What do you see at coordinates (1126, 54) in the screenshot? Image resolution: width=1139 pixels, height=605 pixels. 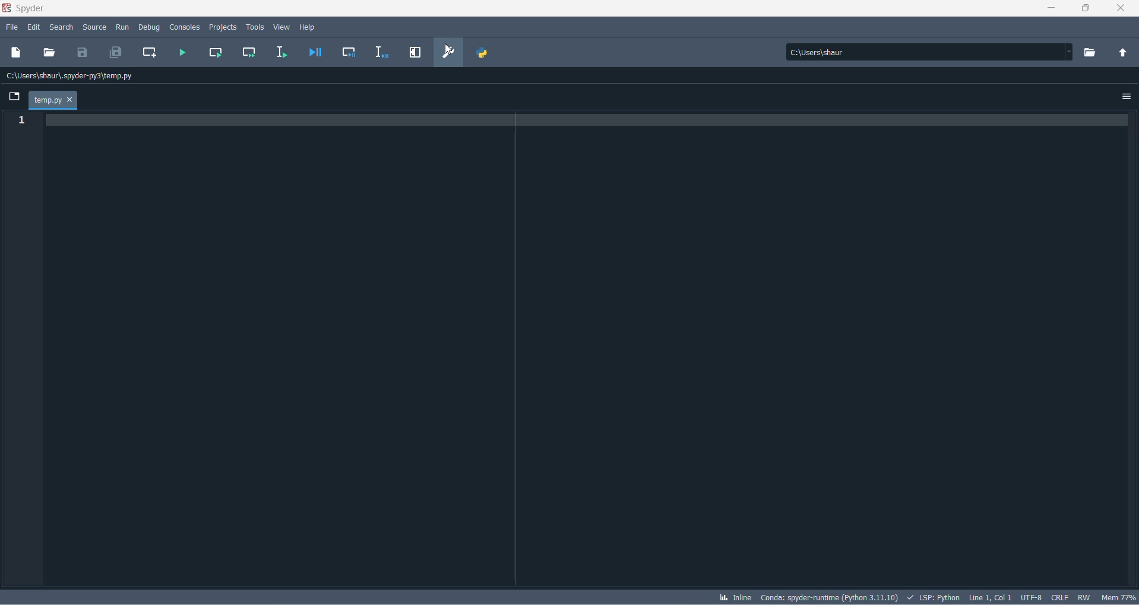 I see `parent directory` at bounding box center [1126, 54].